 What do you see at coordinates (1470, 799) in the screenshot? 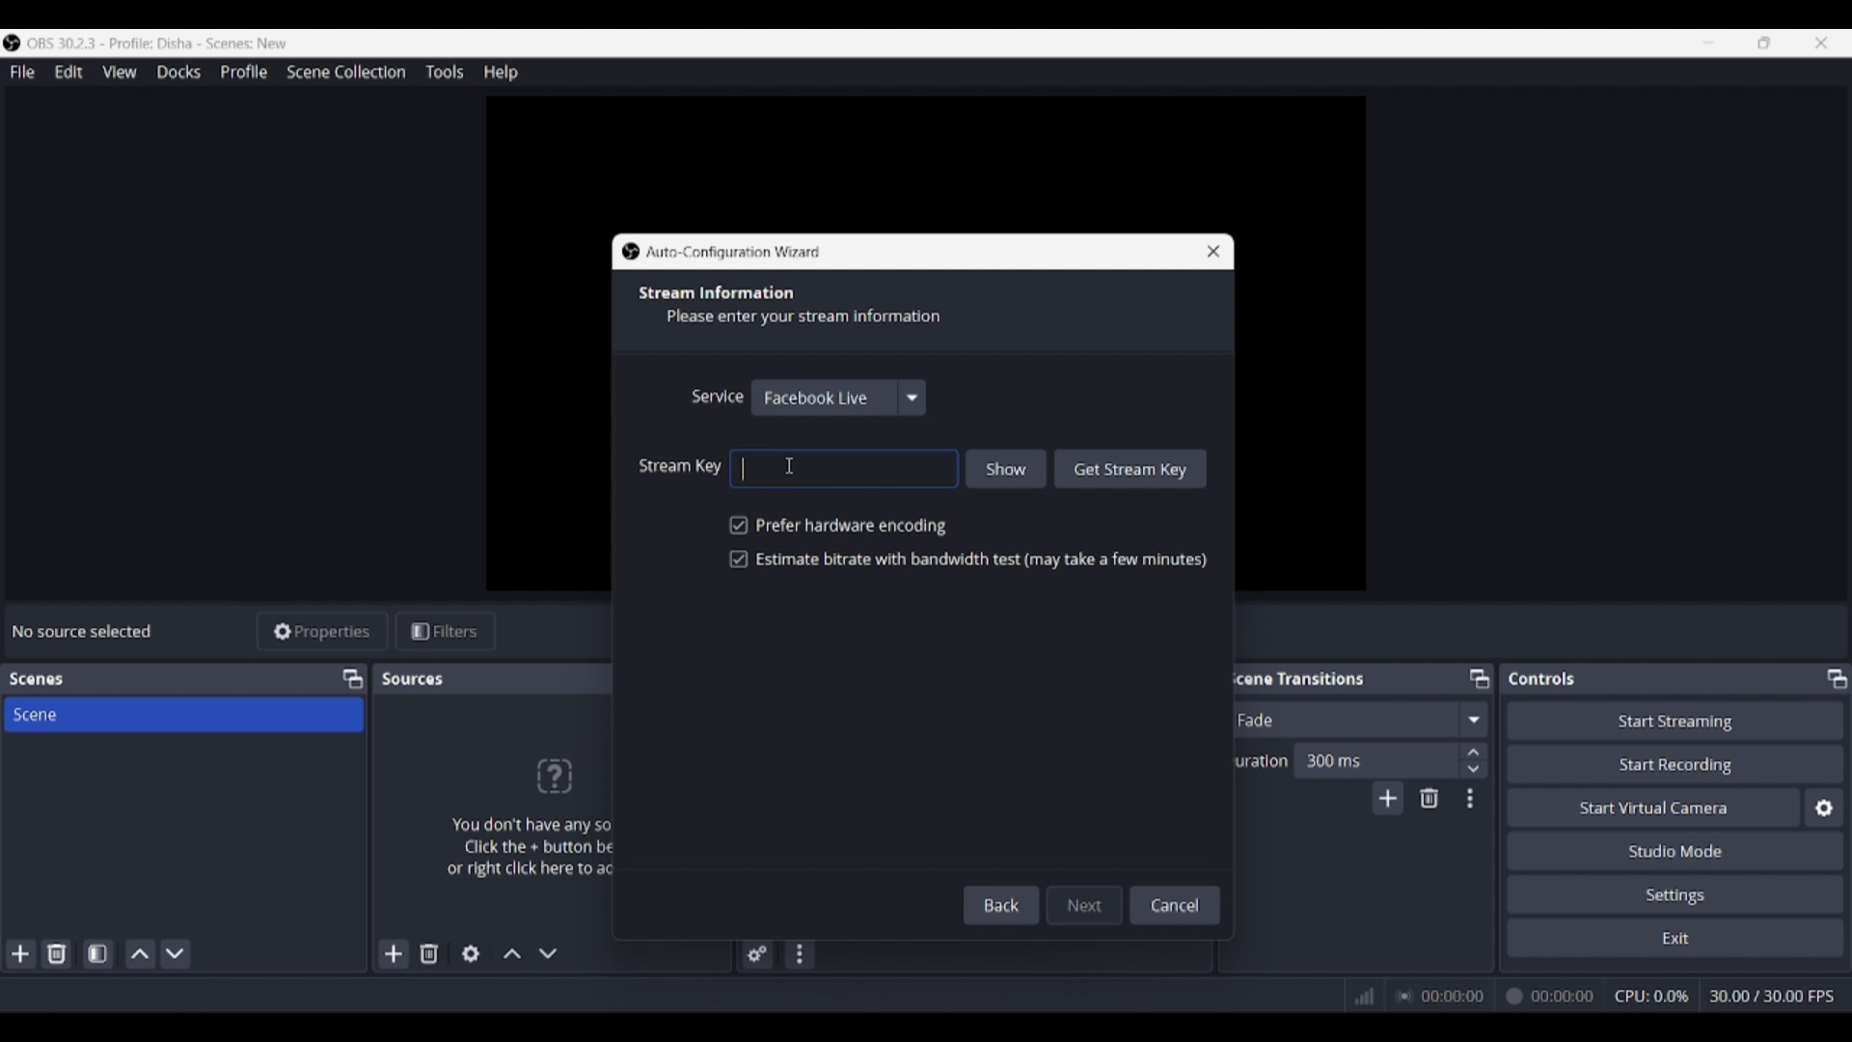
I see `Transition properties` at bounding box center [1470, 799].